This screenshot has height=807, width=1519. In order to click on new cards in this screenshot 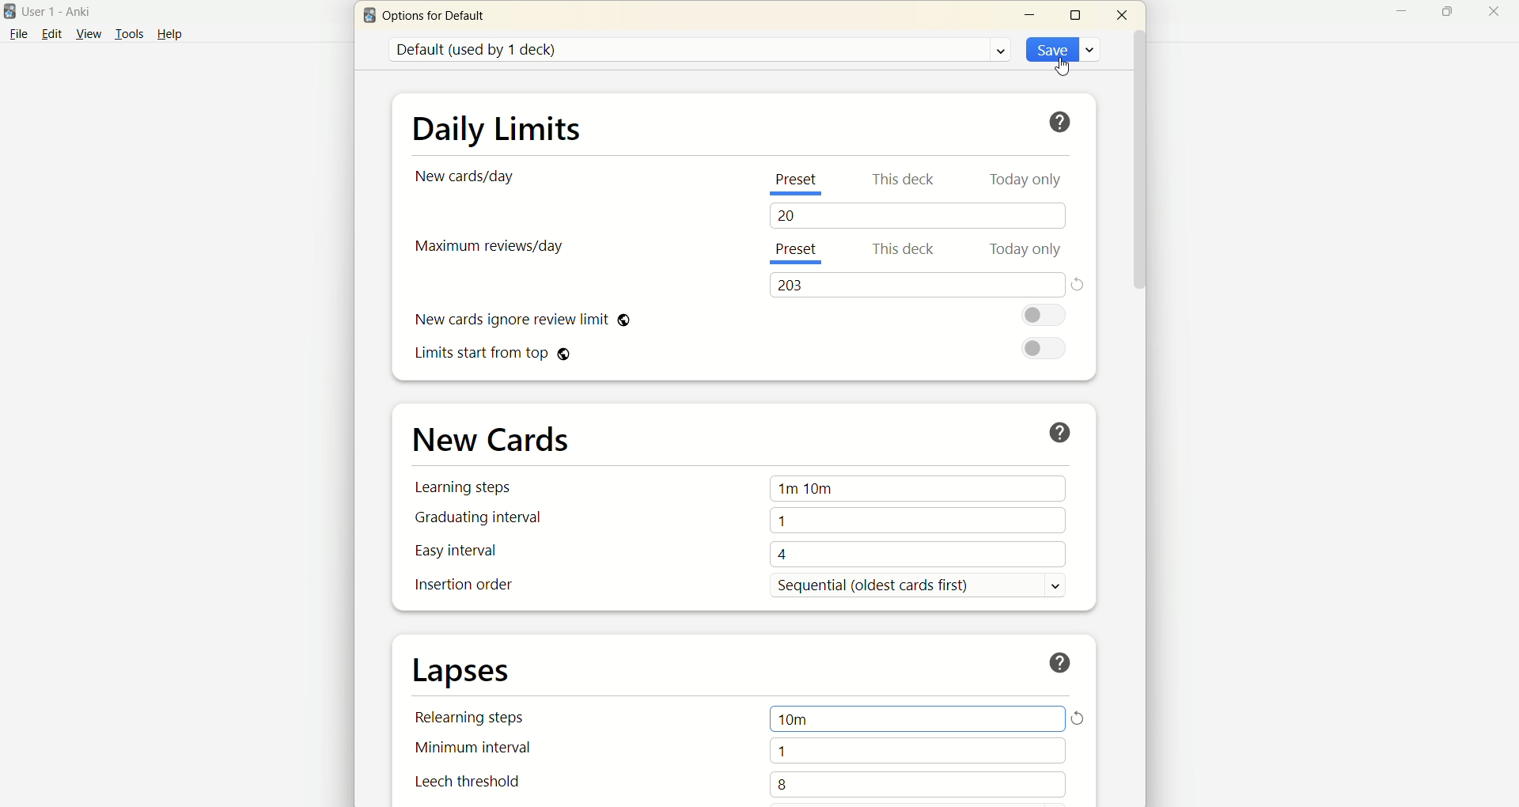, I will do `click(492, 438)`.